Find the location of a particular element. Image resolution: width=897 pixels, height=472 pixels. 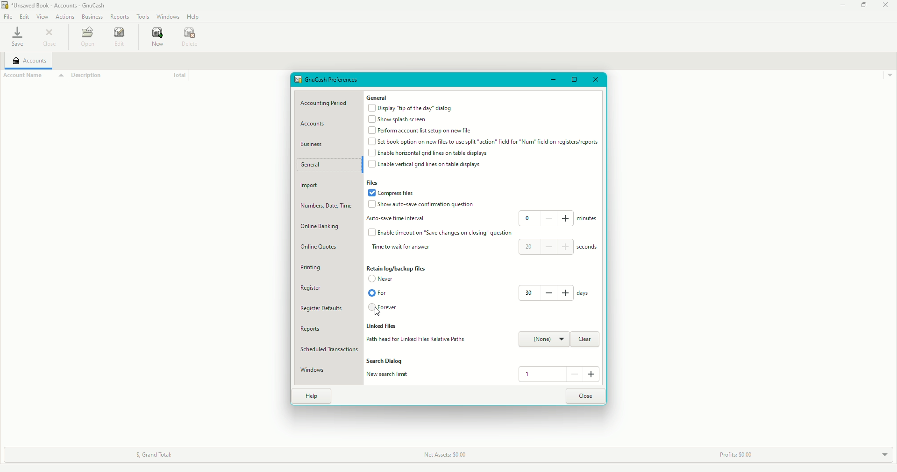

Close is located at coordinates (596, 79).